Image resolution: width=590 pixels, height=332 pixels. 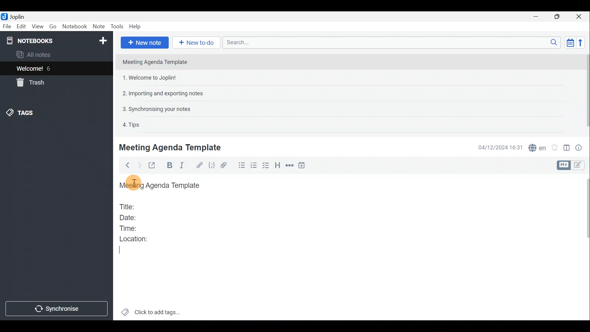 What do you see at coordinates (581, 43) in the screenshot?
I see `Reverse sort order` at bounding box center [581, 43].